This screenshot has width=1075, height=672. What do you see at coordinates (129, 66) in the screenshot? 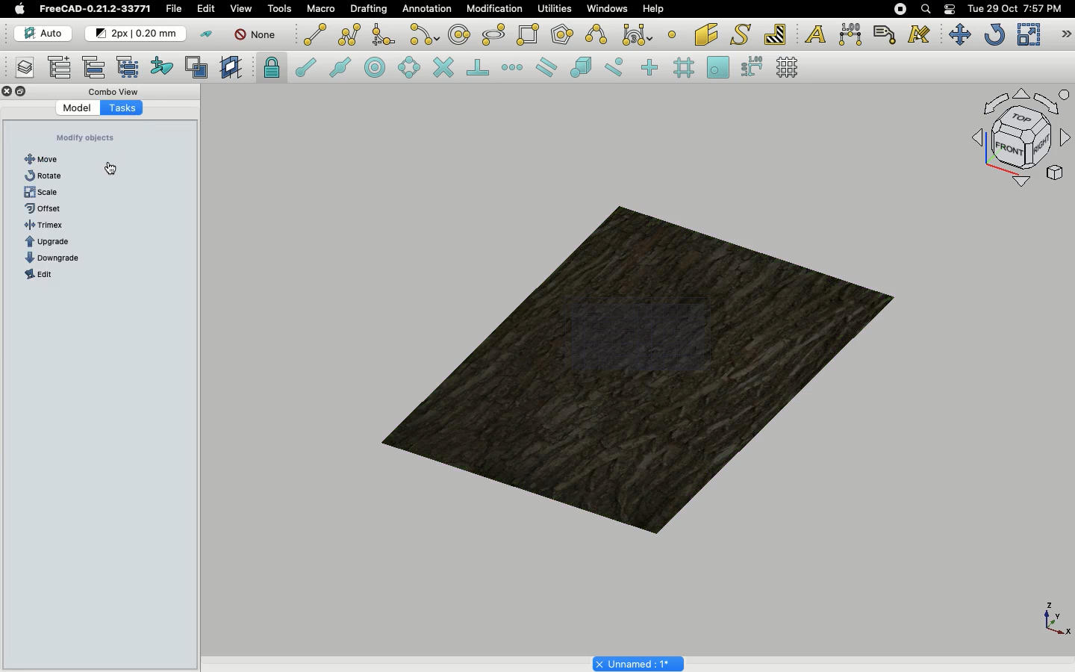
I see `Select group` at bounding box center [129, 66].